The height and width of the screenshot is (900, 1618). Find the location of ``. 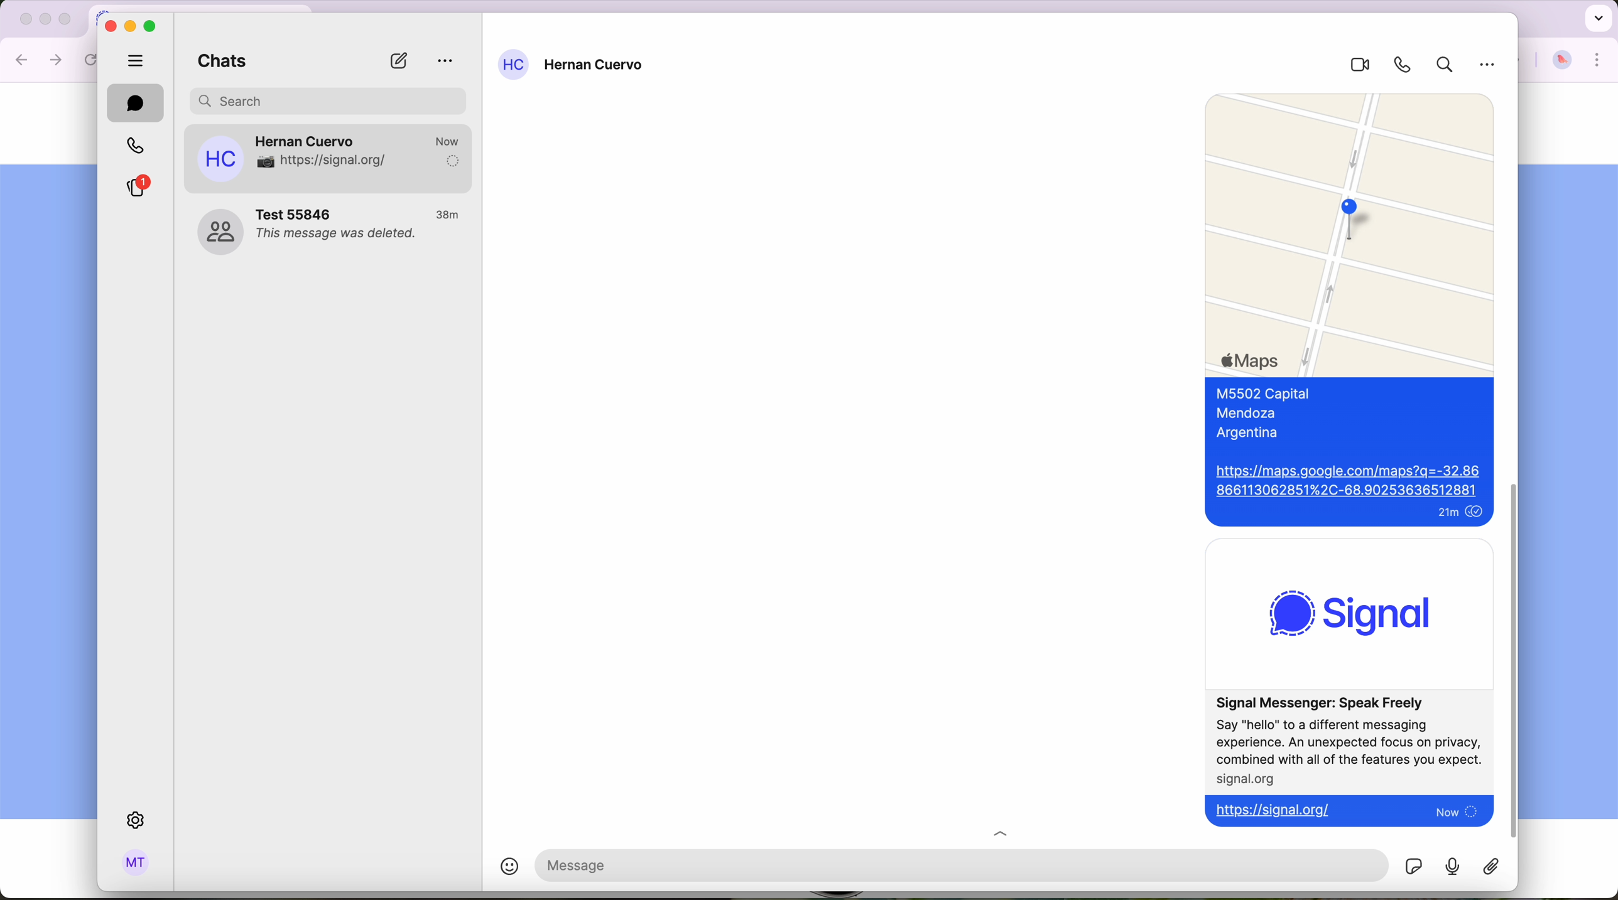

 is located at coordinates (1490, 68).